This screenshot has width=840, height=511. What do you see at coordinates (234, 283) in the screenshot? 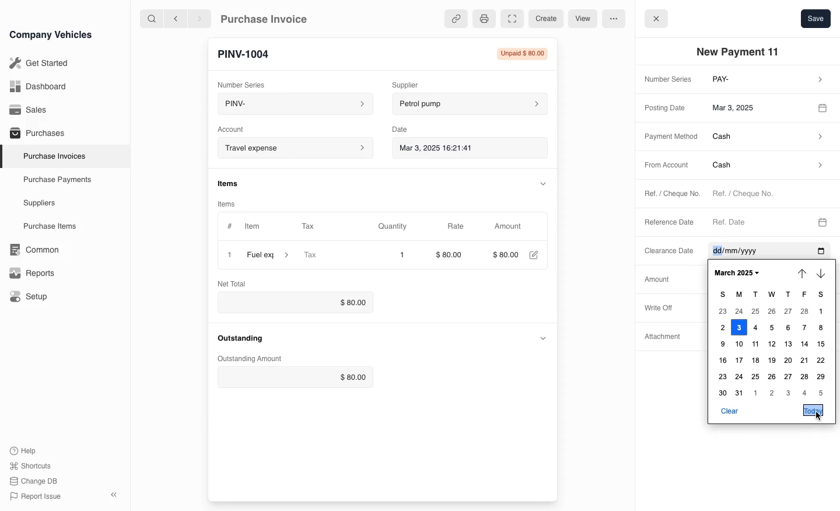
I see `Net Total` at bounding box center [234, 283].